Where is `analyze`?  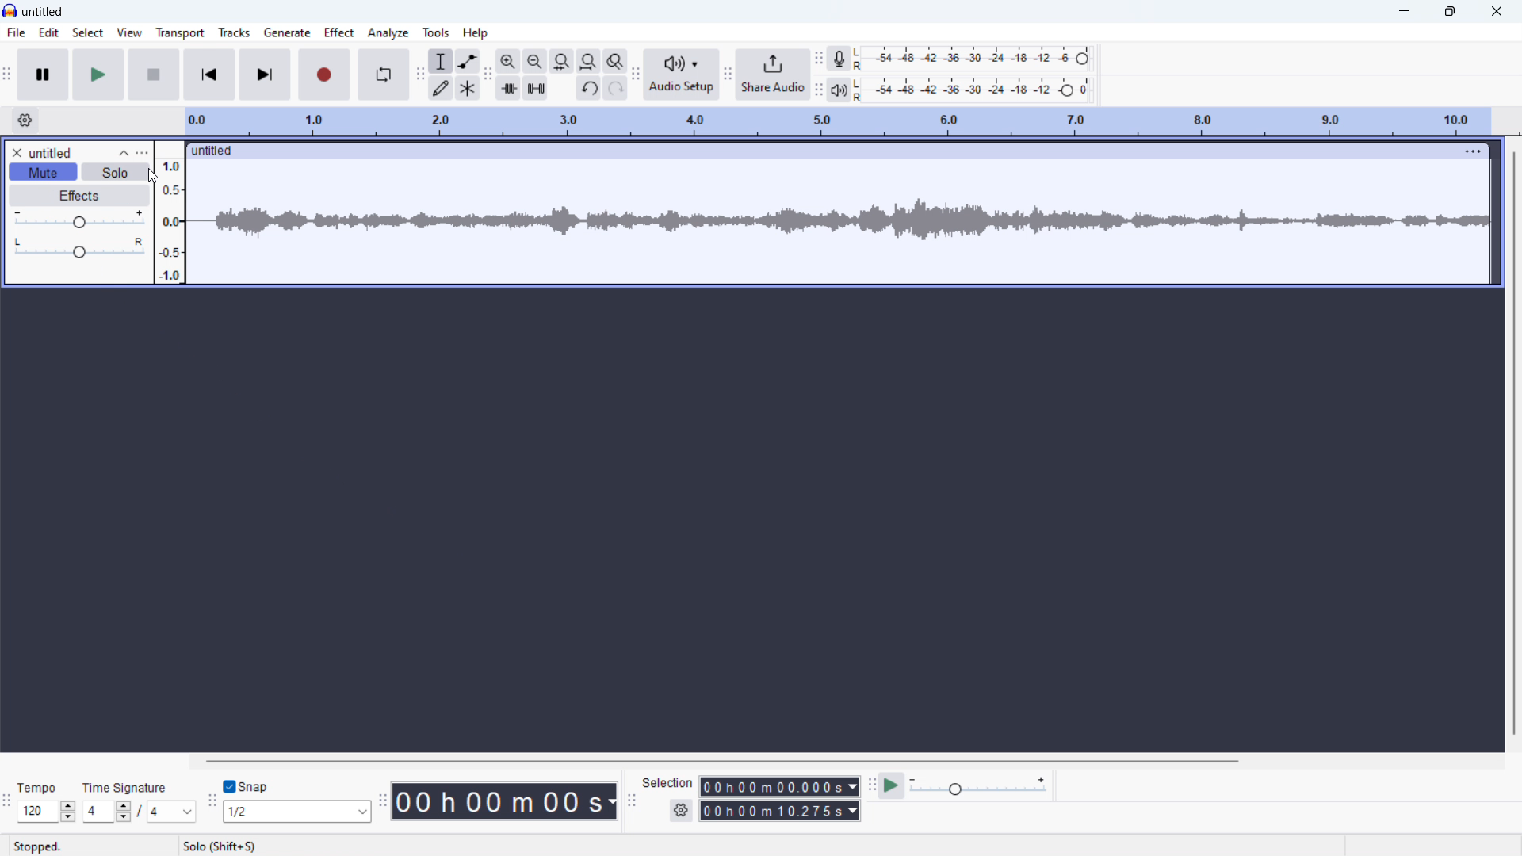
analyze is located at coordinates (388, 32).